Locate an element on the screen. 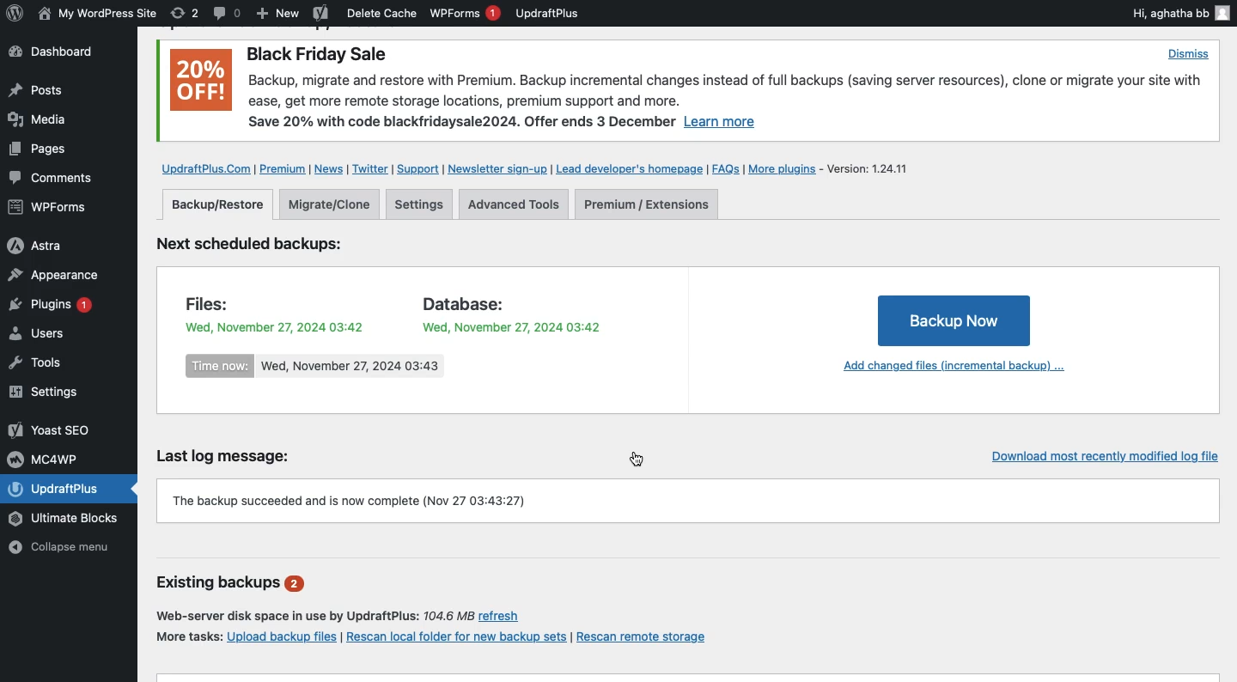 Image resolution: width=1237 pixels, height=682 pixels. Hi, aghatha bb is located at coordinates (1179, 12).